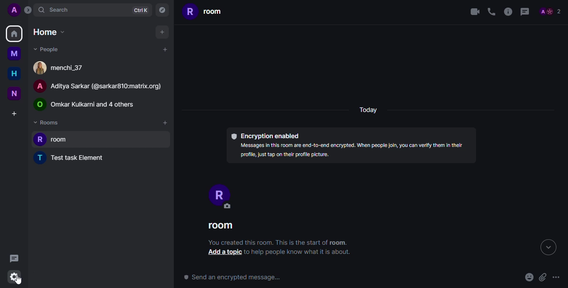 The image size is (568, 288). Describe the element at coordinates (219, 195) in the screenshot. I see `profile` at that location.